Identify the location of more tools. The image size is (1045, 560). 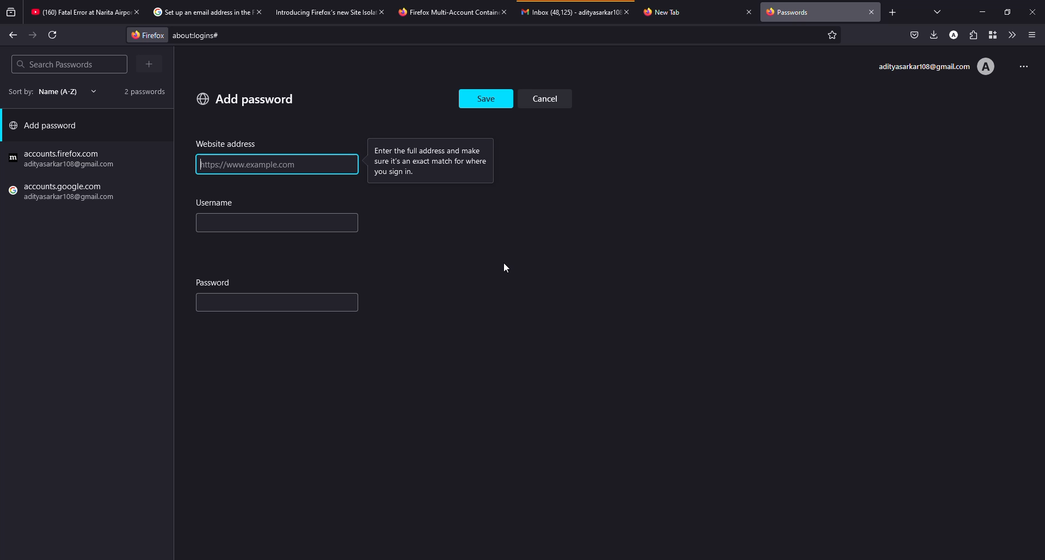
(1010, 35).